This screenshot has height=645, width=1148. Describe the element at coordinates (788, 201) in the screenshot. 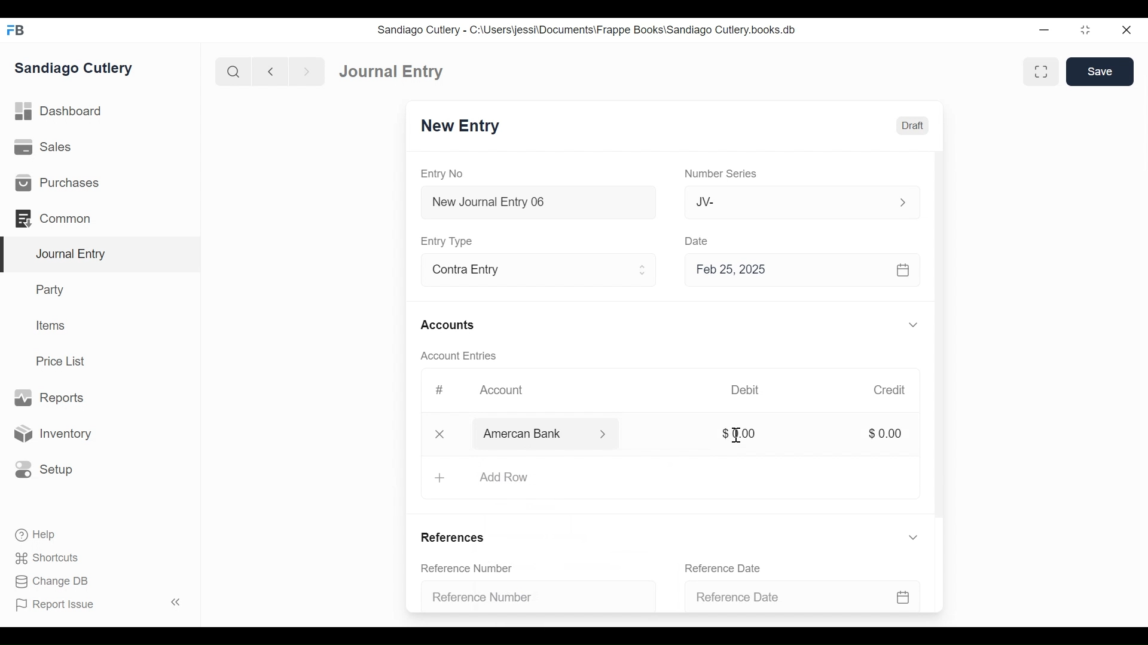

I see `JV-` at that location.